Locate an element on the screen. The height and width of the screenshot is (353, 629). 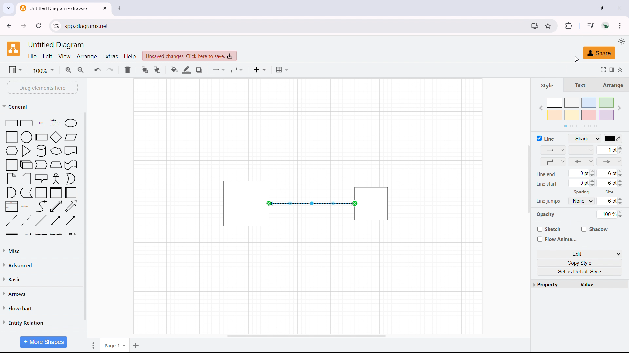
opacity is located at coordinates (609, 214).